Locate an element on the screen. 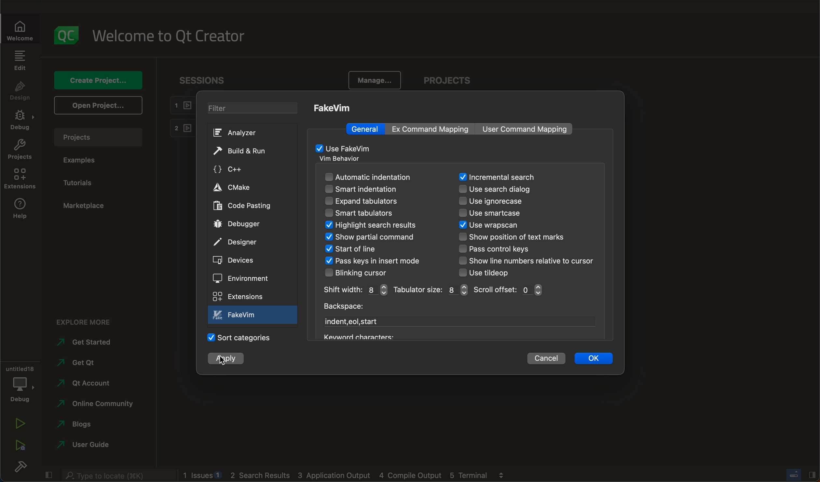 Image resolution: width=820 pixels, height=482 pixels. account is located at coordinates (93, 383).